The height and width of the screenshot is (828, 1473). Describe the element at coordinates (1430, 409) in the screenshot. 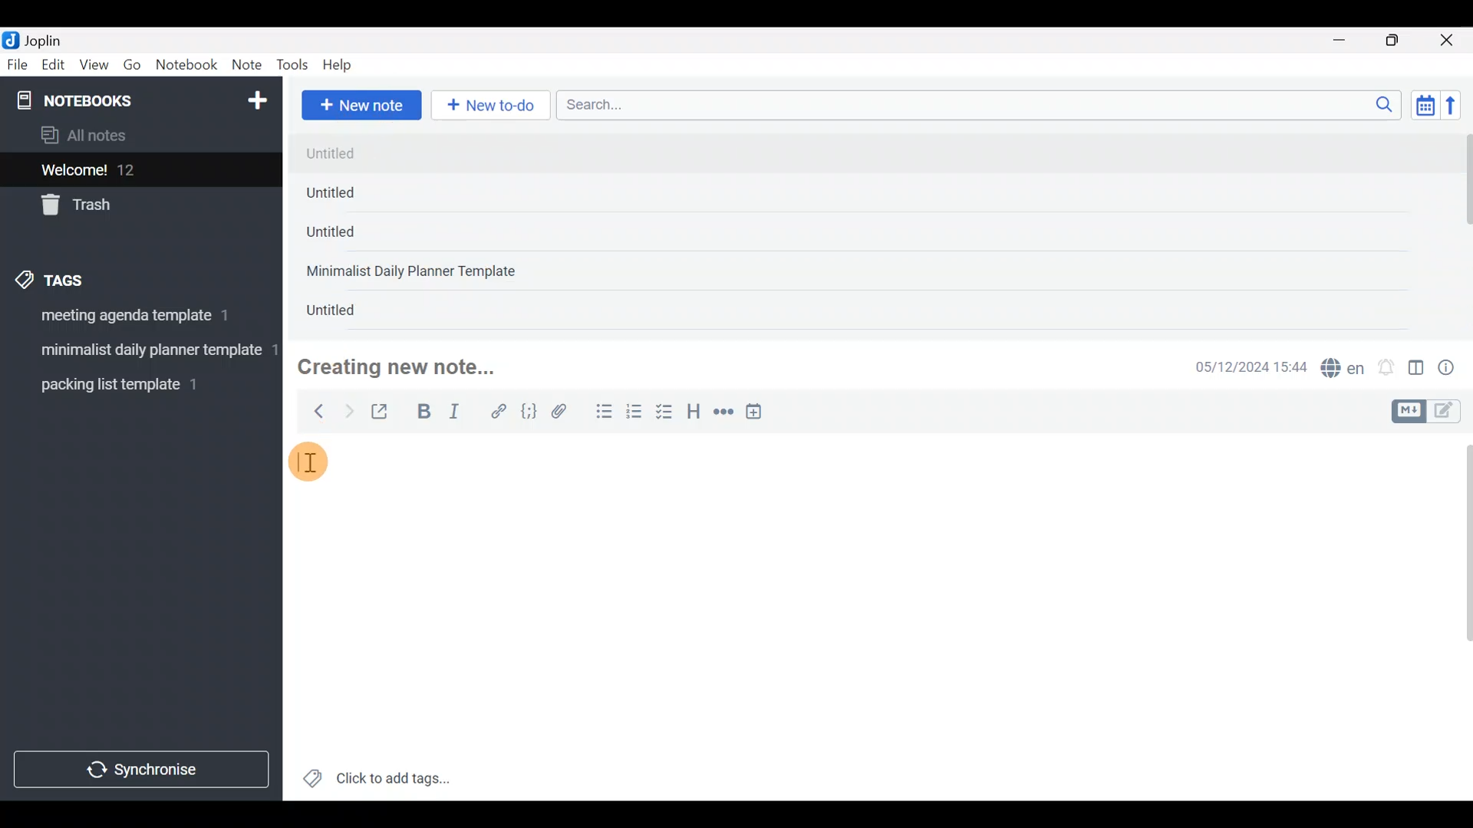

I see `Toggle editors` at that location.